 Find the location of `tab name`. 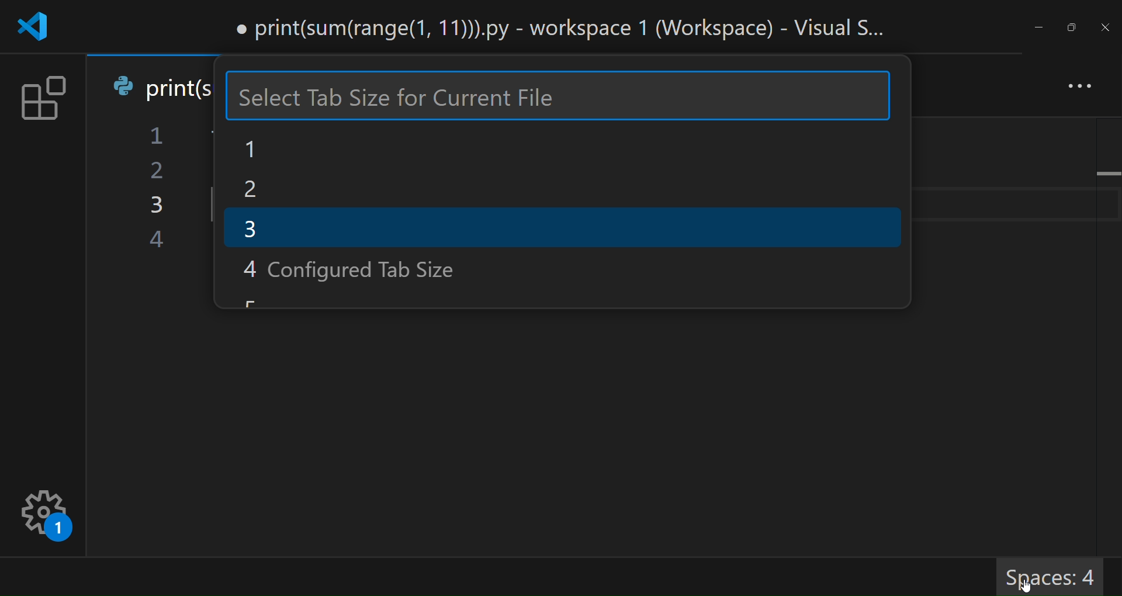

tab name is located at coordinates (161, 86).